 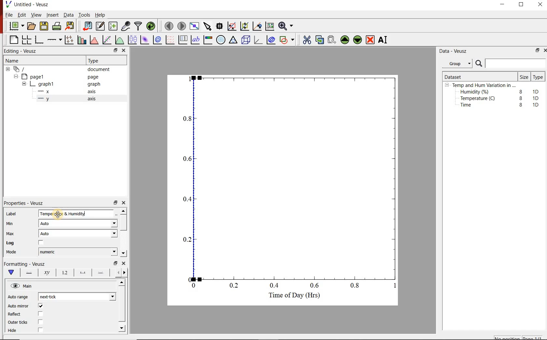 I want to click on Main, so click(x=32, y=287).